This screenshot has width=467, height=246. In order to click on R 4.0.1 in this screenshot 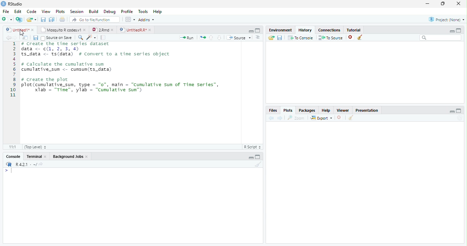, I will do `click(27, 164)`.